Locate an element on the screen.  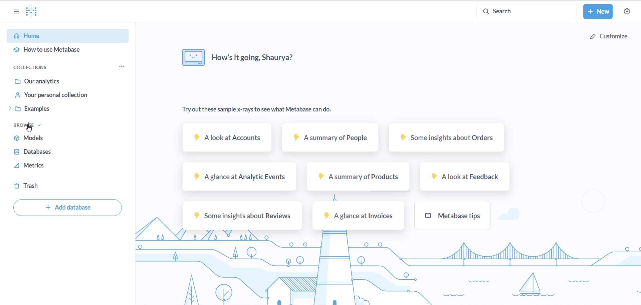
A look at accounts sample is located at coordinates (227, 139).